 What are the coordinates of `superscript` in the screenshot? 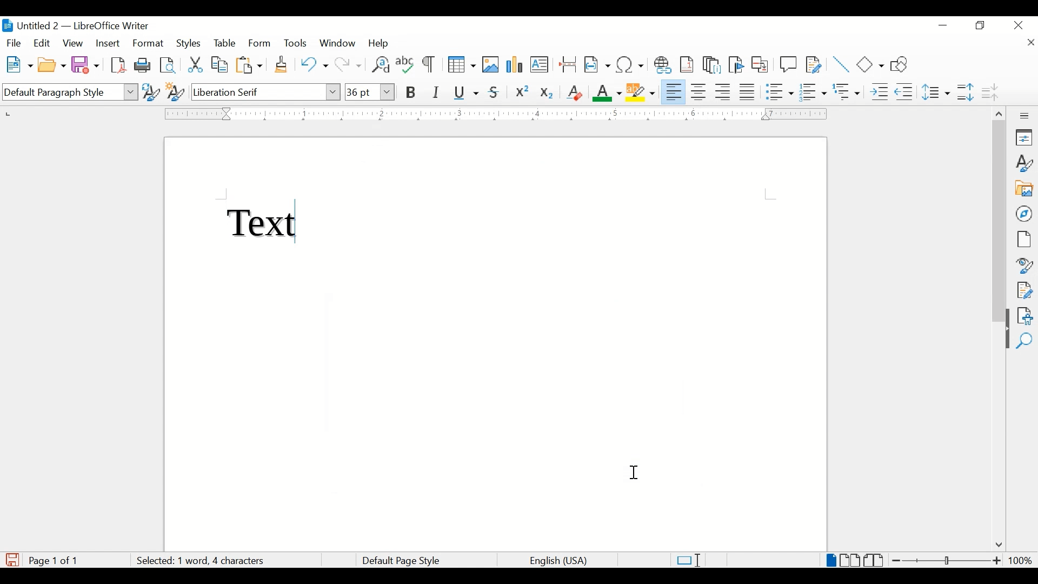 It's located at (523, 93).